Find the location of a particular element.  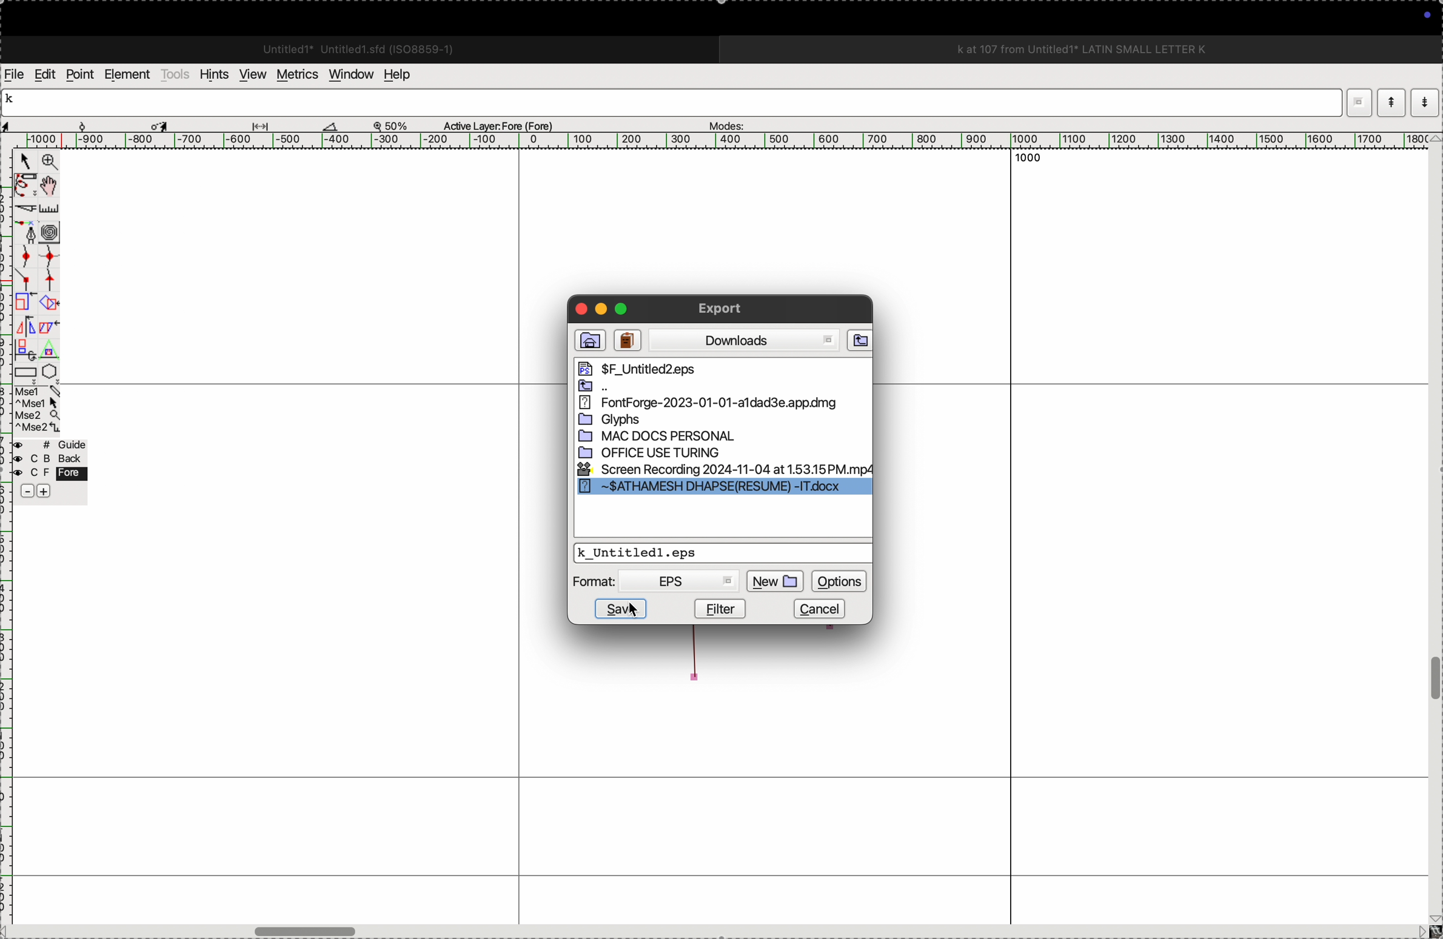

point is located at coordinates (79, 75).